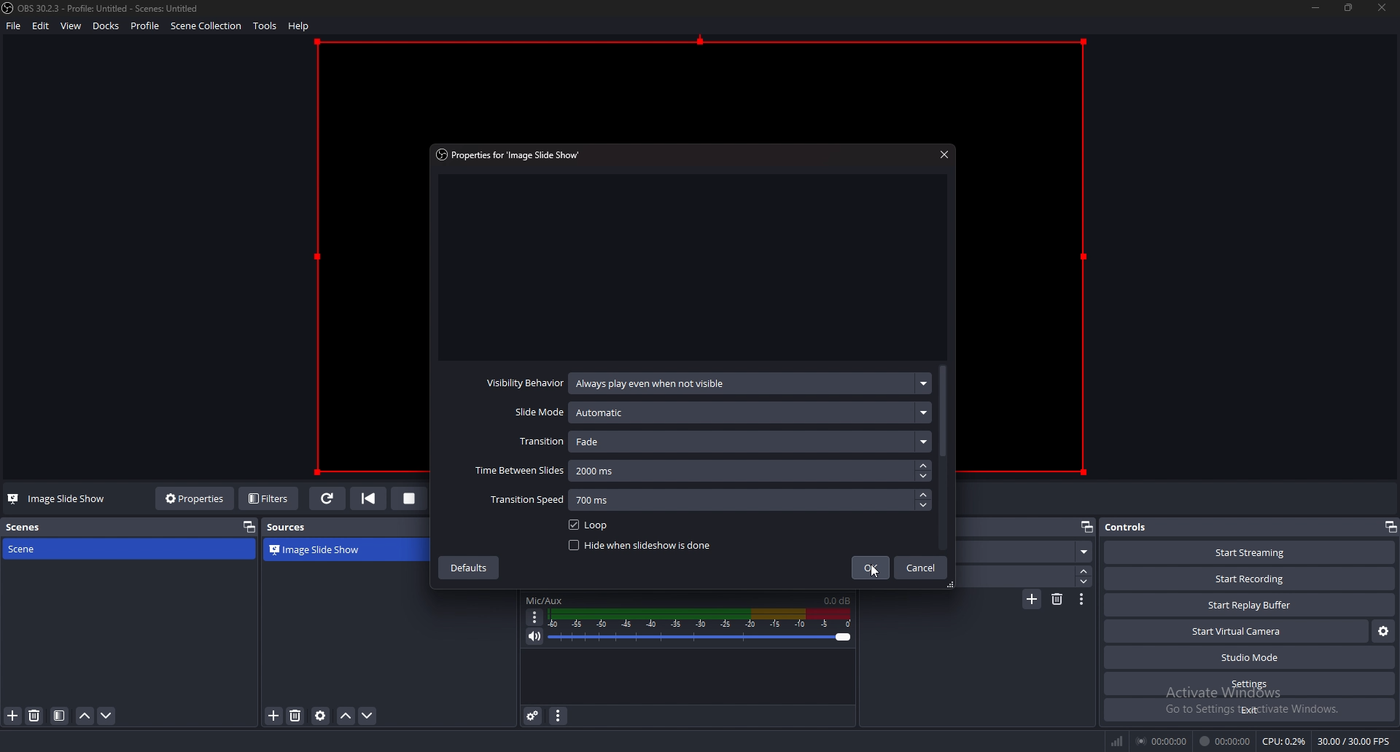 The width and height of the screenshot is (1400, 752). What do you see at coordinates (698, 471) in the screenshot?
I see `time between slides` at bounding box center [698, 471].